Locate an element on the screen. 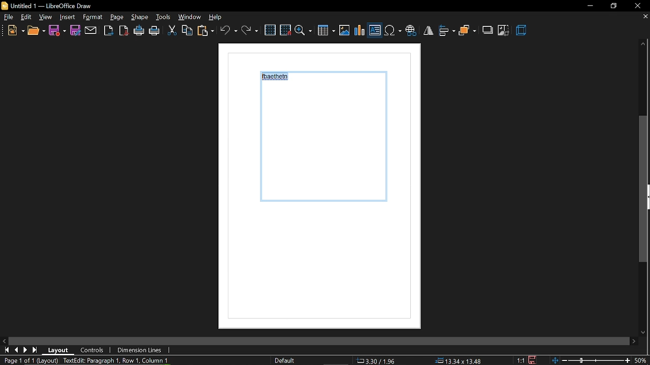 This screenshot has height=365, width=650. flip is located at coordinates (428, 30).